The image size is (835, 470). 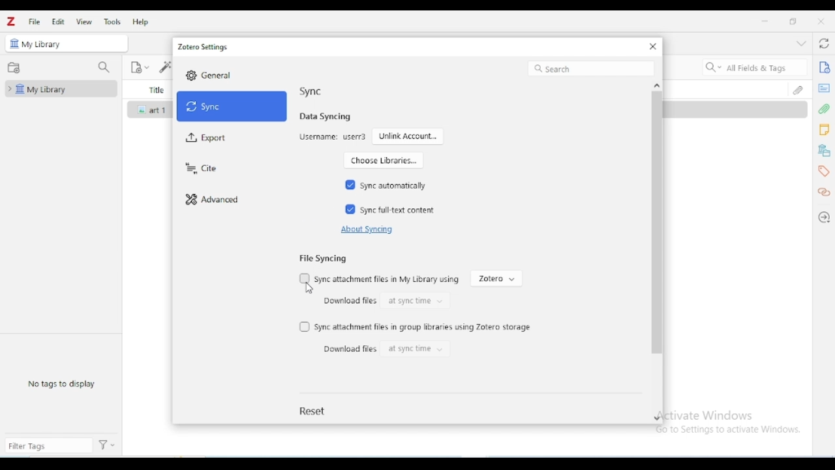 I want to click on at sync time, so click(x=416, y=300).